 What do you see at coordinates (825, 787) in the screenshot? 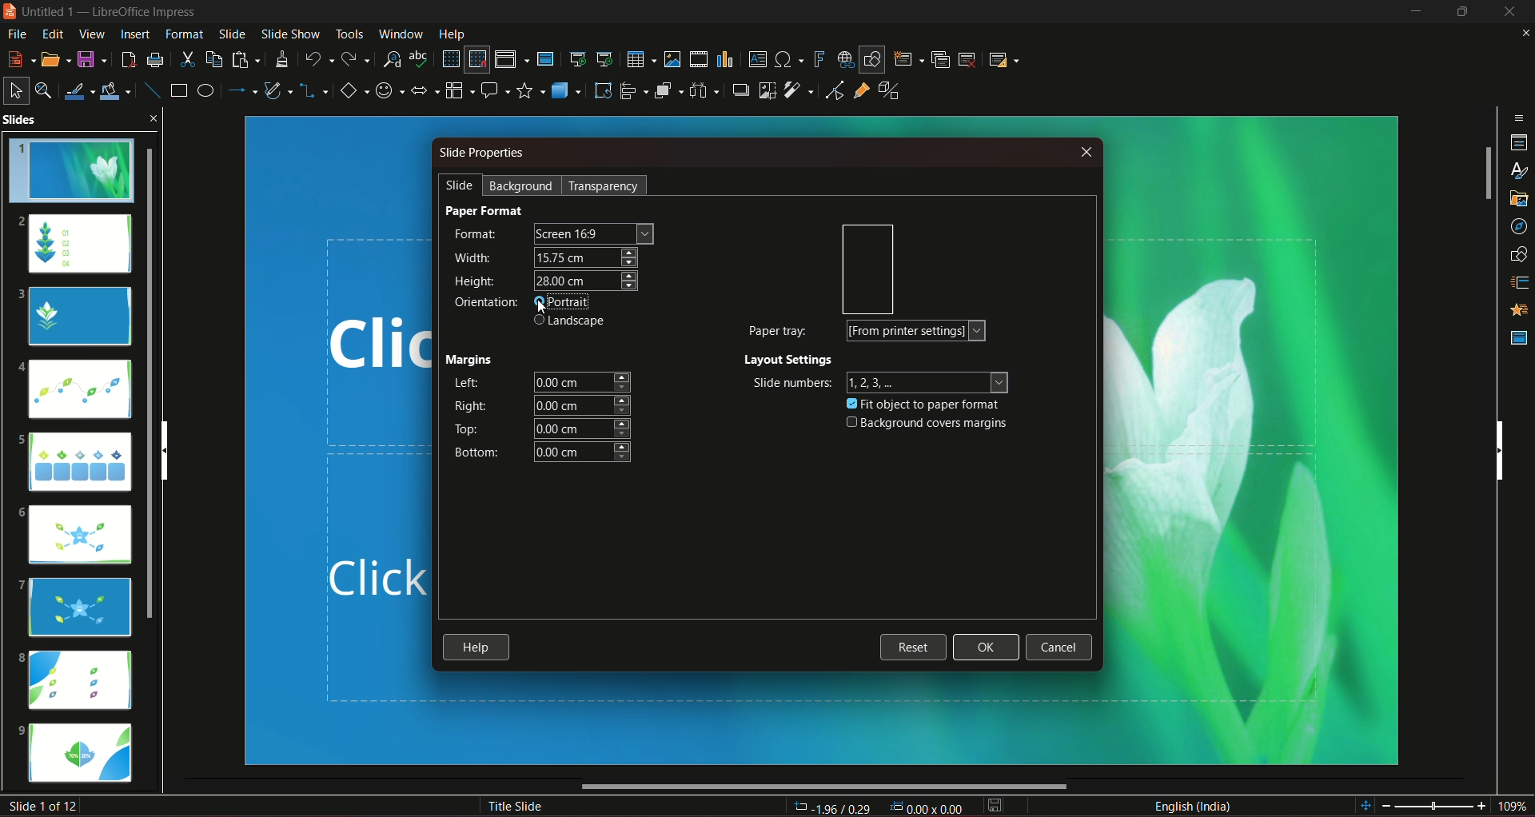
I see `horizontal scroll bar` at bounding box center [825, 787].